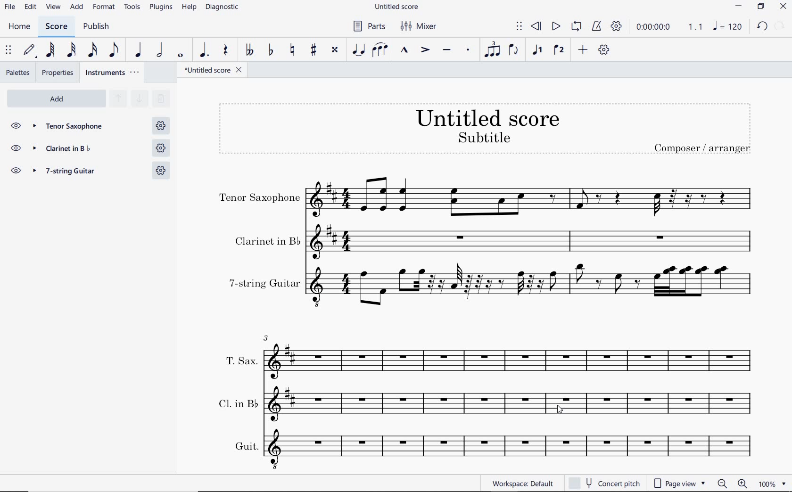 The height and width of the screenshot is (492, 792). Describe the element at coordinates (181, 56) in the screenshot. I see `WHOLE NOTE` at that location.